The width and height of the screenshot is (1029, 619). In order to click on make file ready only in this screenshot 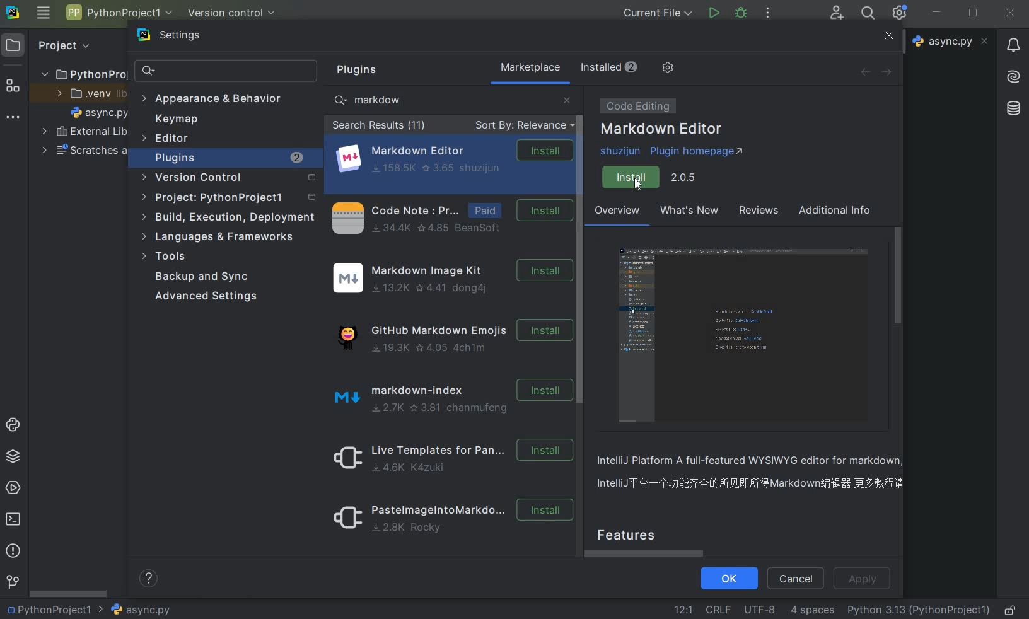, I will do `click(1013, 610)`.